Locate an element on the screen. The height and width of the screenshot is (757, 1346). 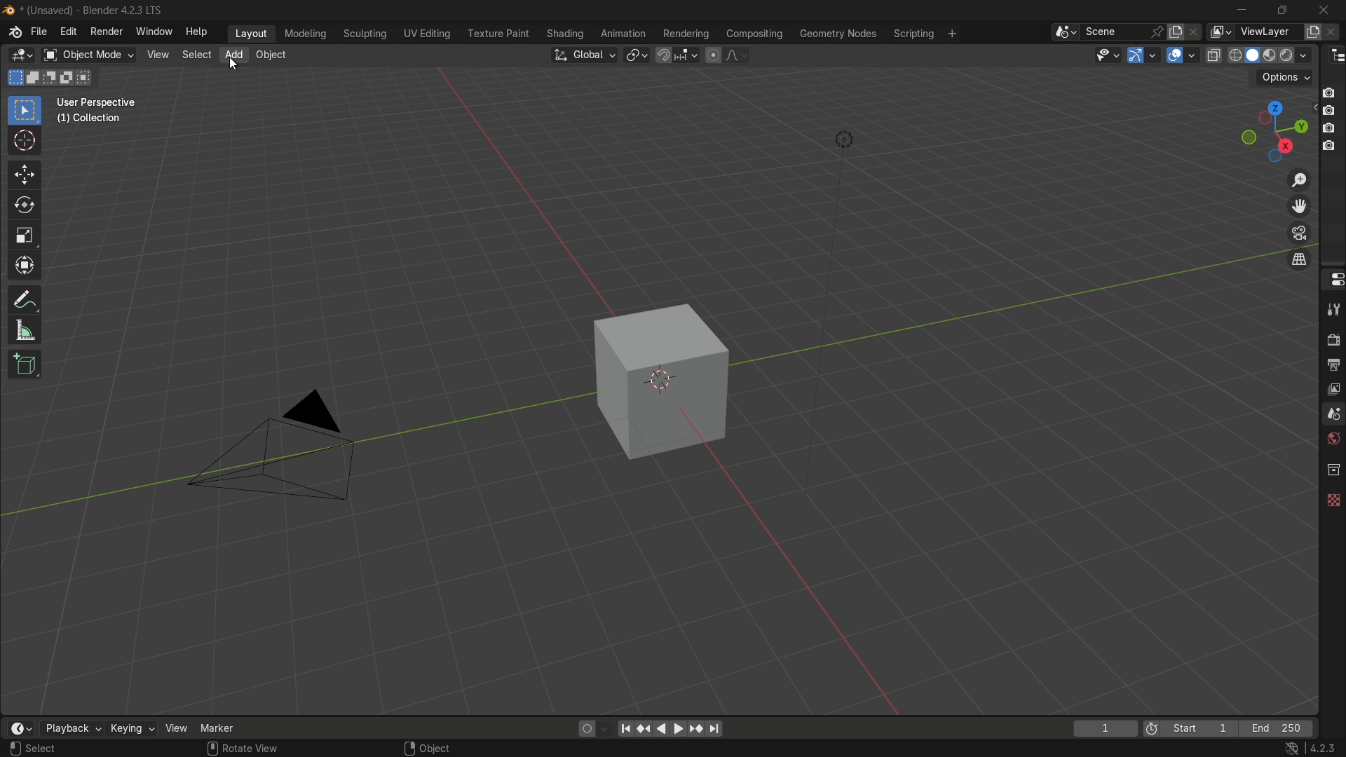
window menu is located at coordinates (155, 32).